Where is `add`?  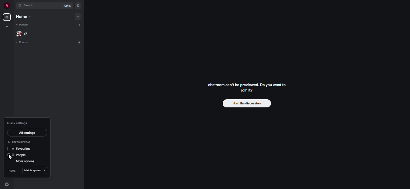 add is located at coordinates (81, 25).